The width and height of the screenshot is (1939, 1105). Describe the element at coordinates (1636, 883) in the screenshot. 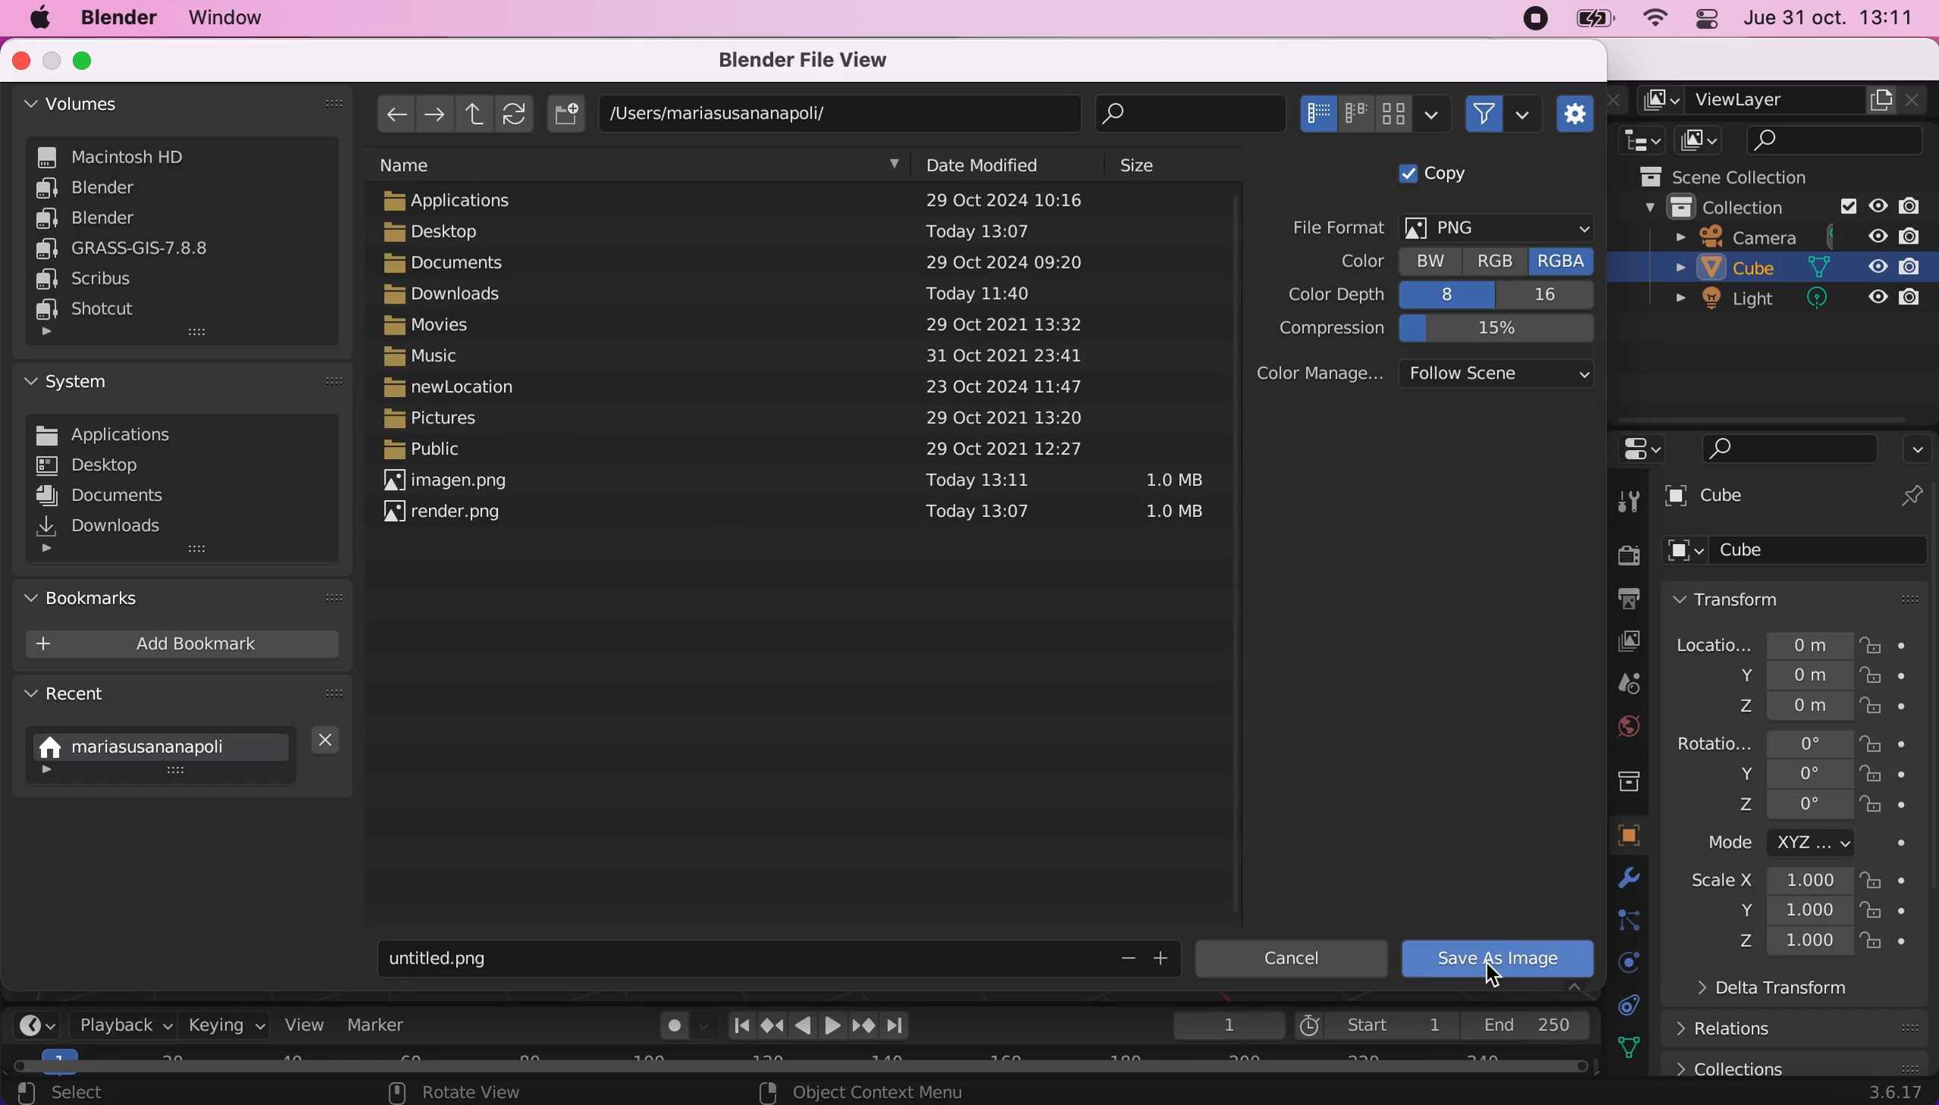

I see `physics` at that location.